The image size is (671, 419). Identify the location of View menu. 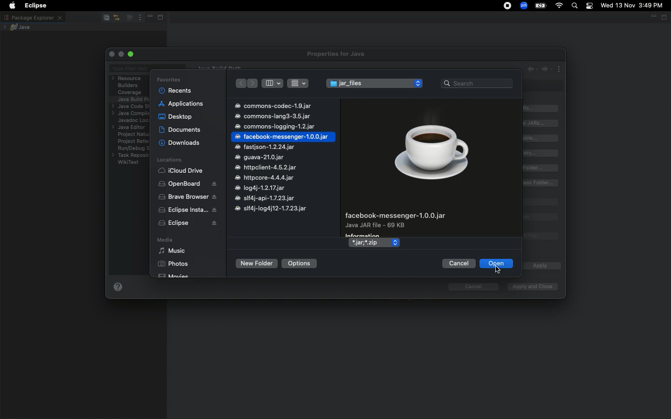
(139, 18).